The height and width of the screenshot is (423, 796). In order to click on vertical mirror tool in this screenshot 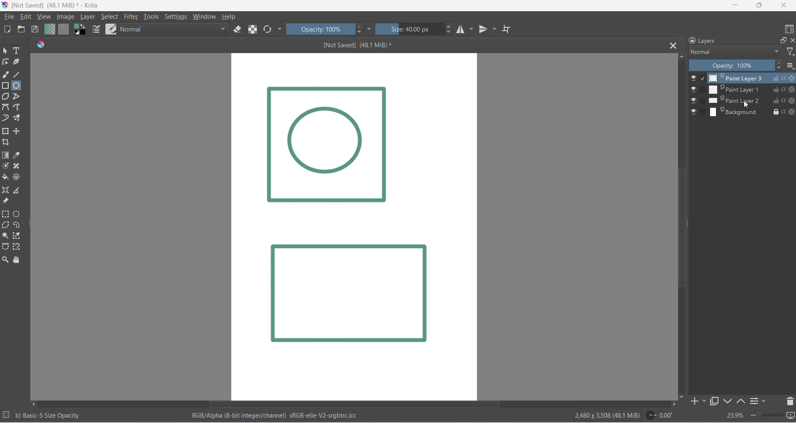, I will do `click(489, 29)`.